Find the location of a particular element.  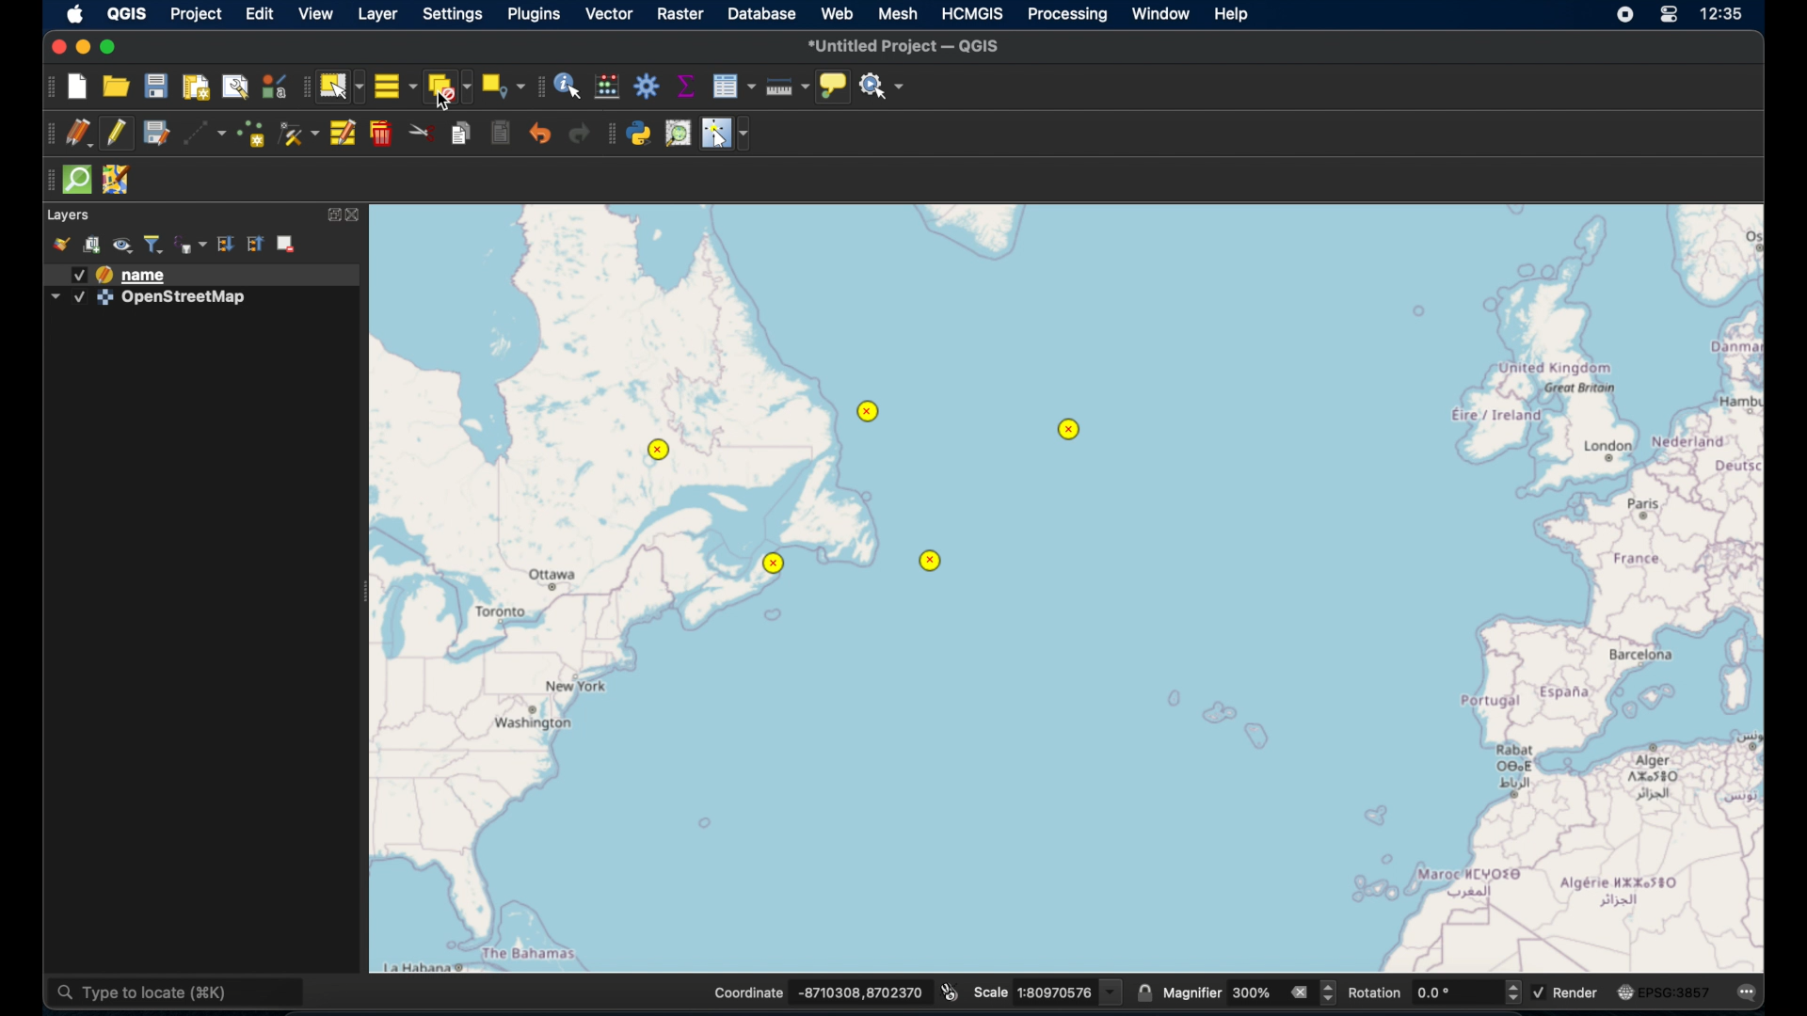

paste features is located at coordinates (498, 134).